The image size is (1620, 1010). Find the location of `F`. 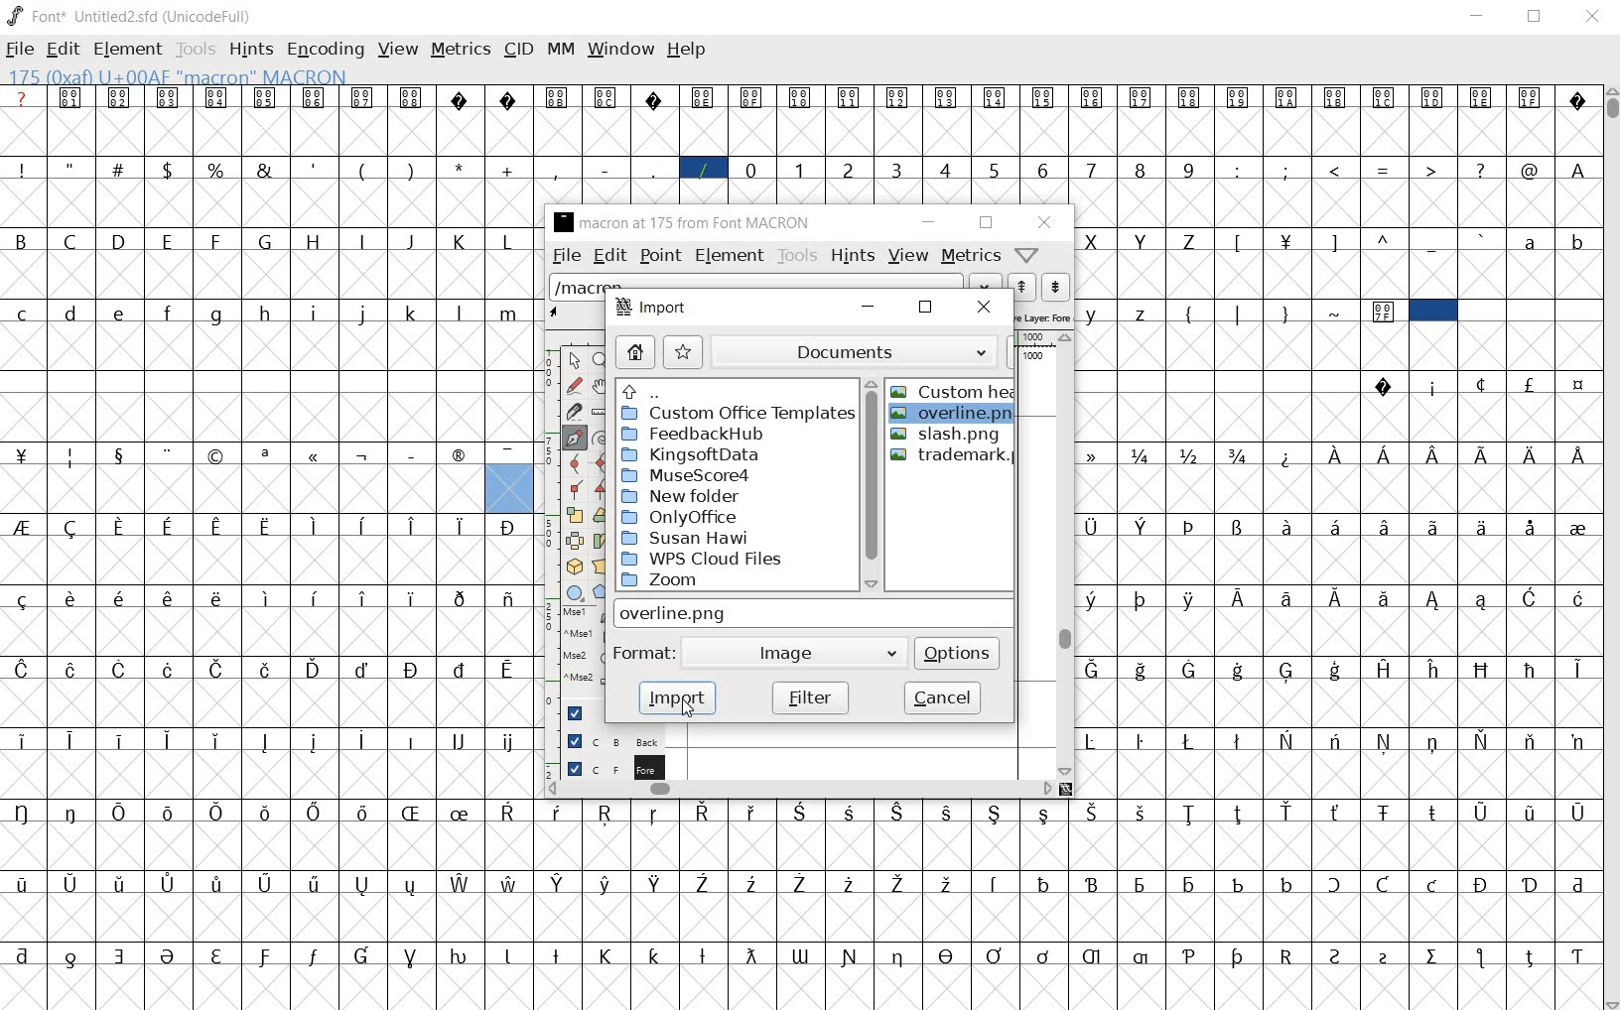

F is located at coordinates (218, 240).